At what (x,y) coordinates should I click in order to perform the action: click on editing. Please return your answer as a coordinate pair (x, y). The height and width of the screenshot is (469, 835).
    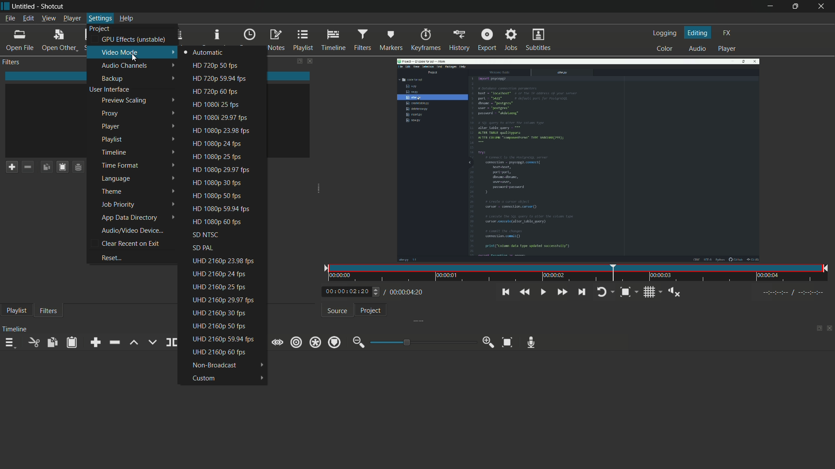
    Looking at the image, I should click on (697, 32).